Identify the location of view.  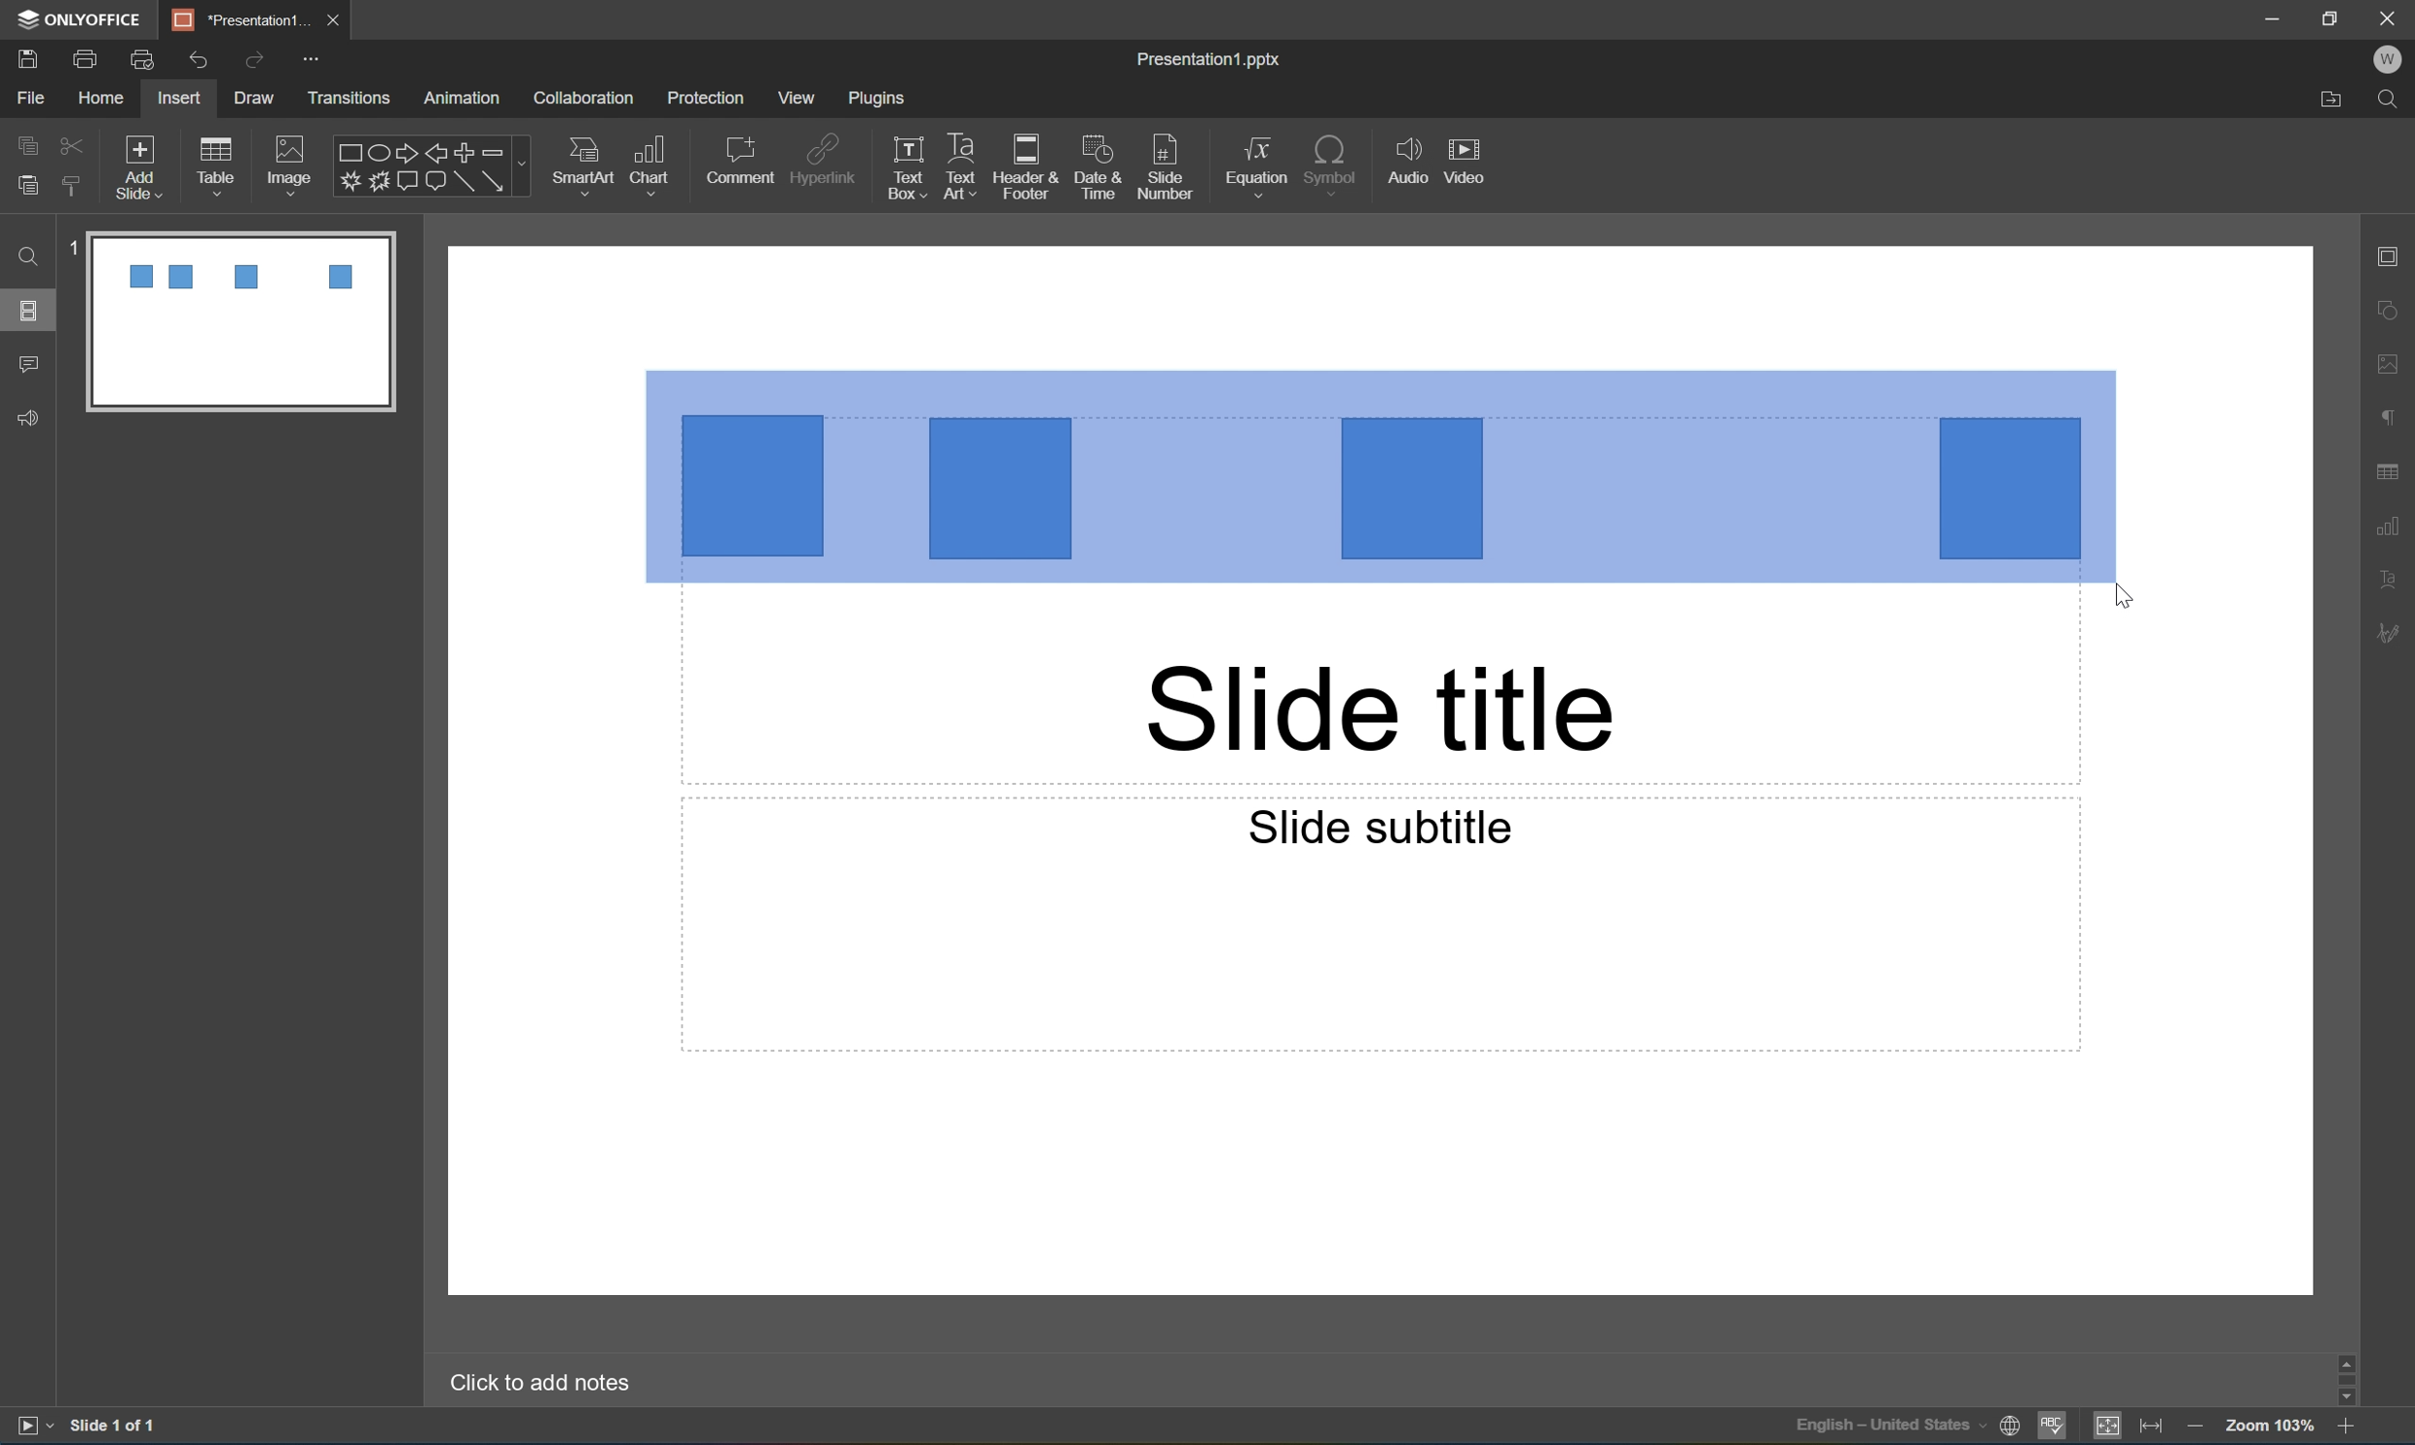
(793, 97).